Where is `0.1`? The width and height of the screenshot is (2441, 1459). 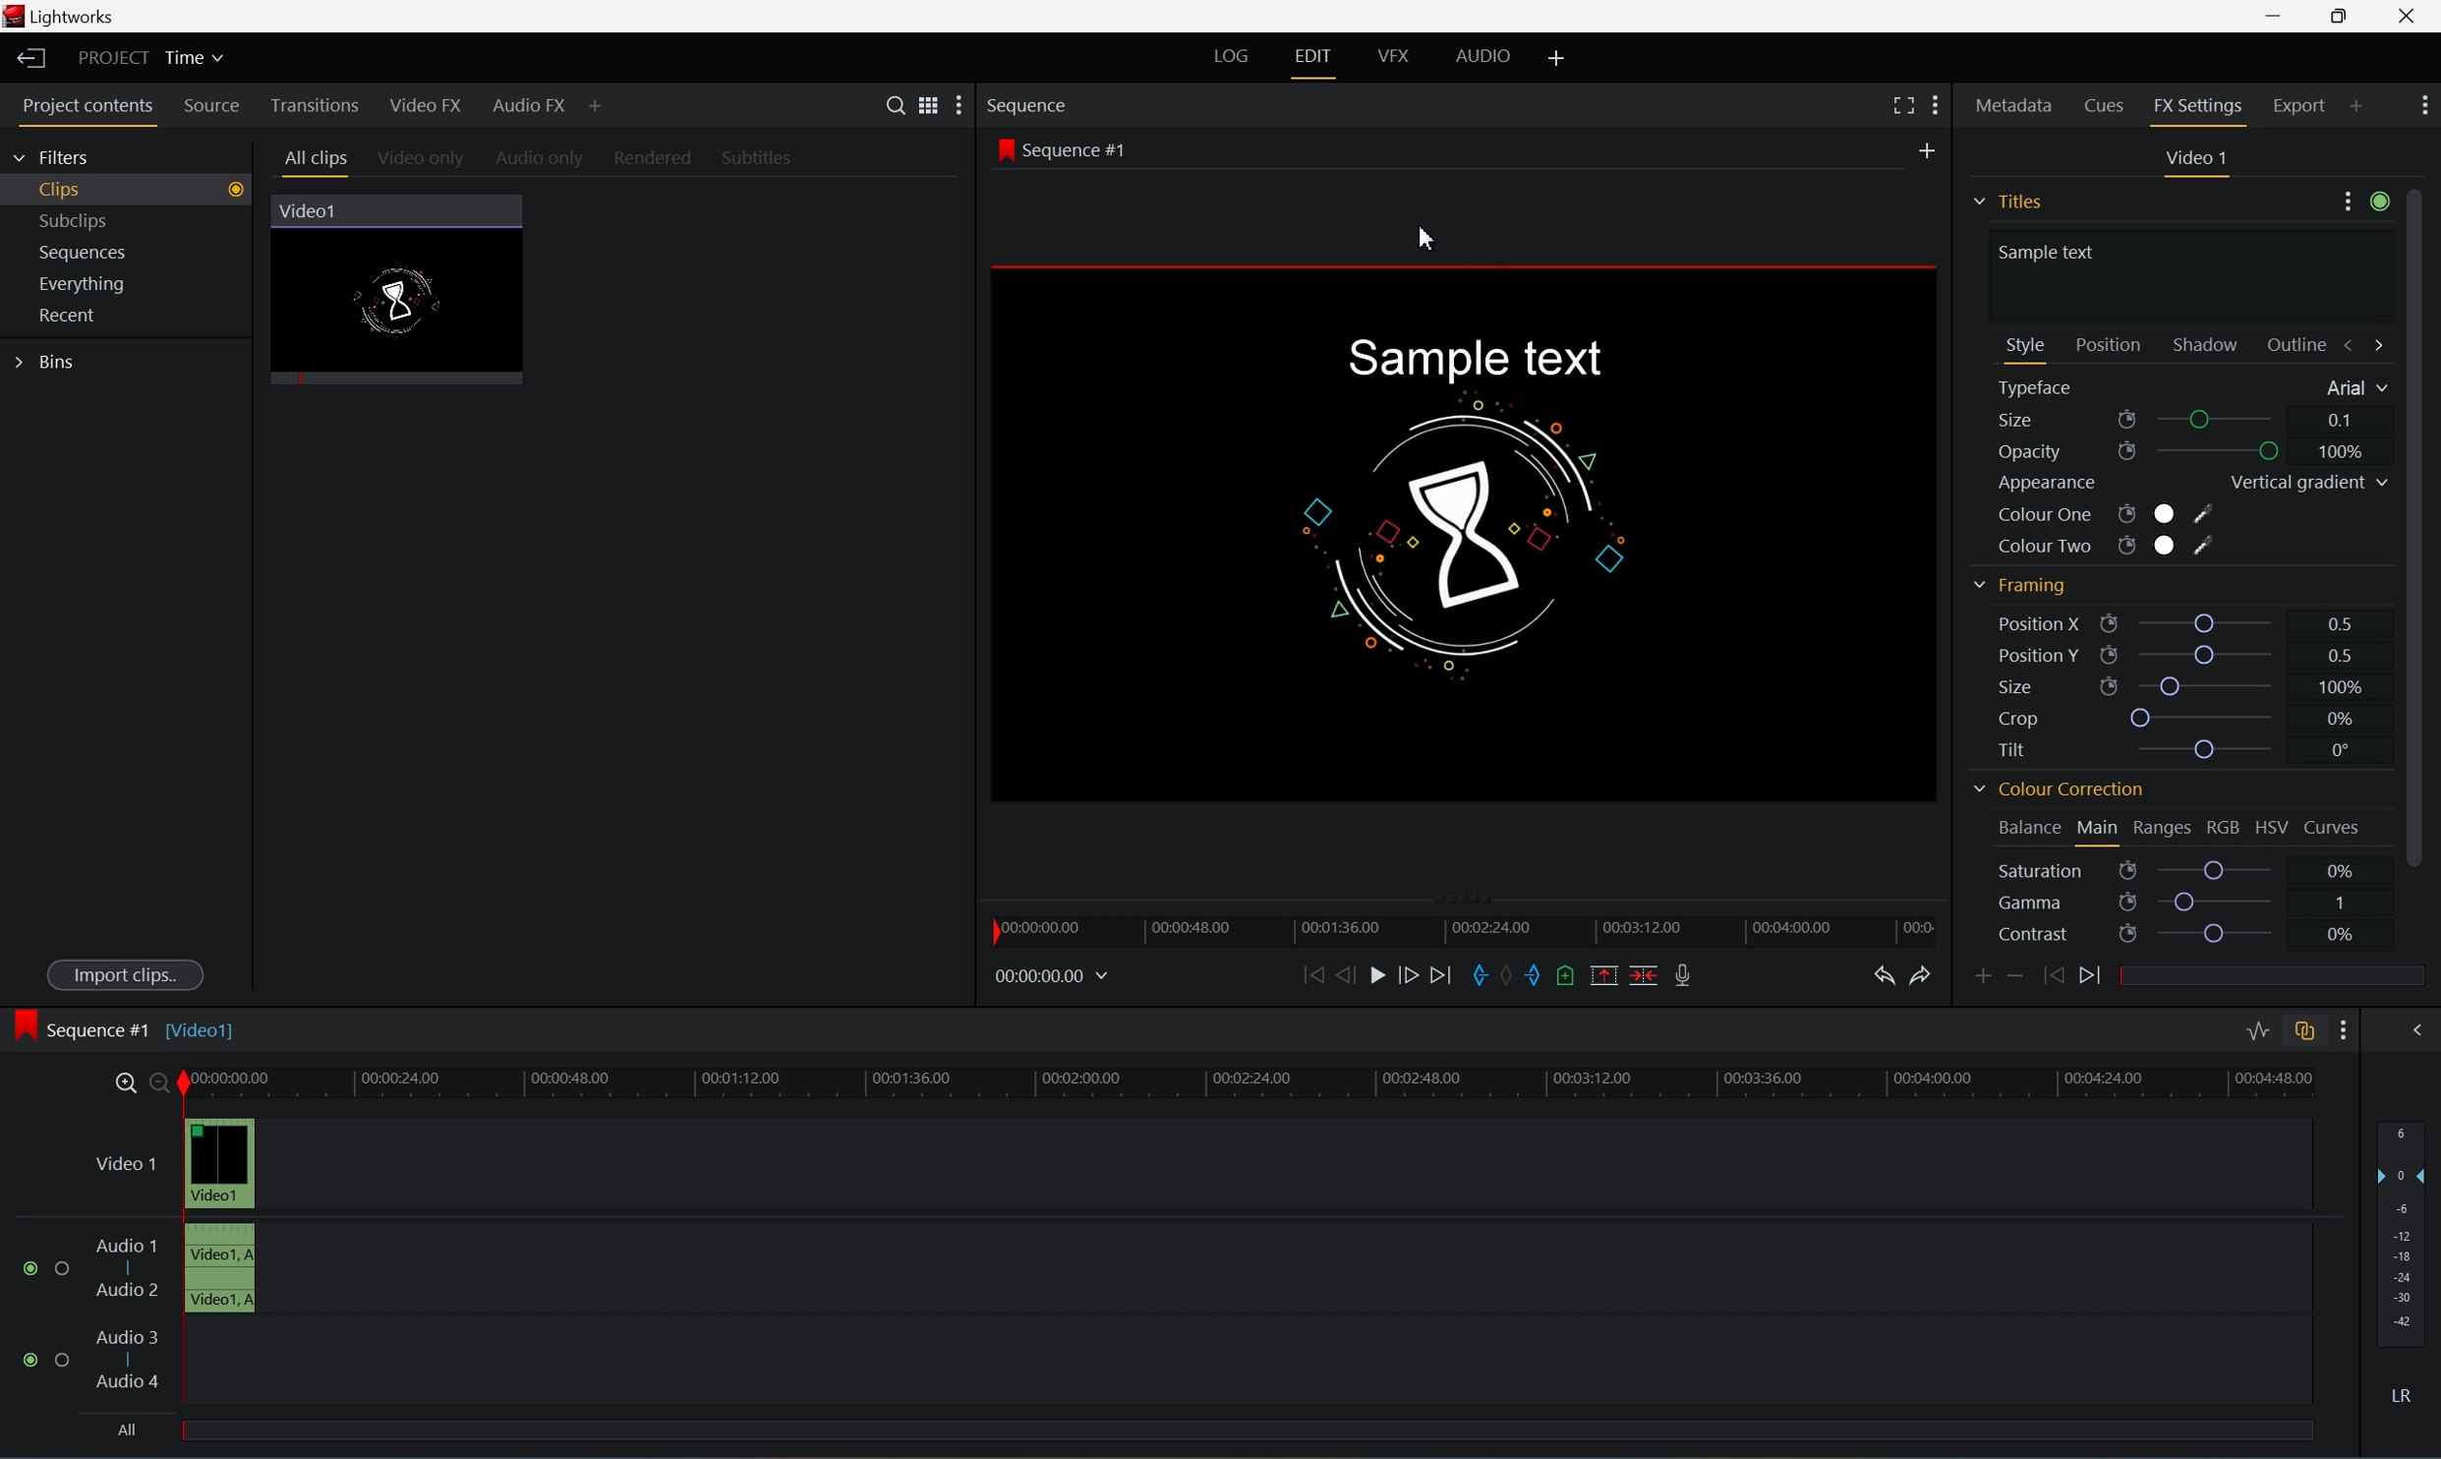
0.1 is located at coordinates (2342, 420).